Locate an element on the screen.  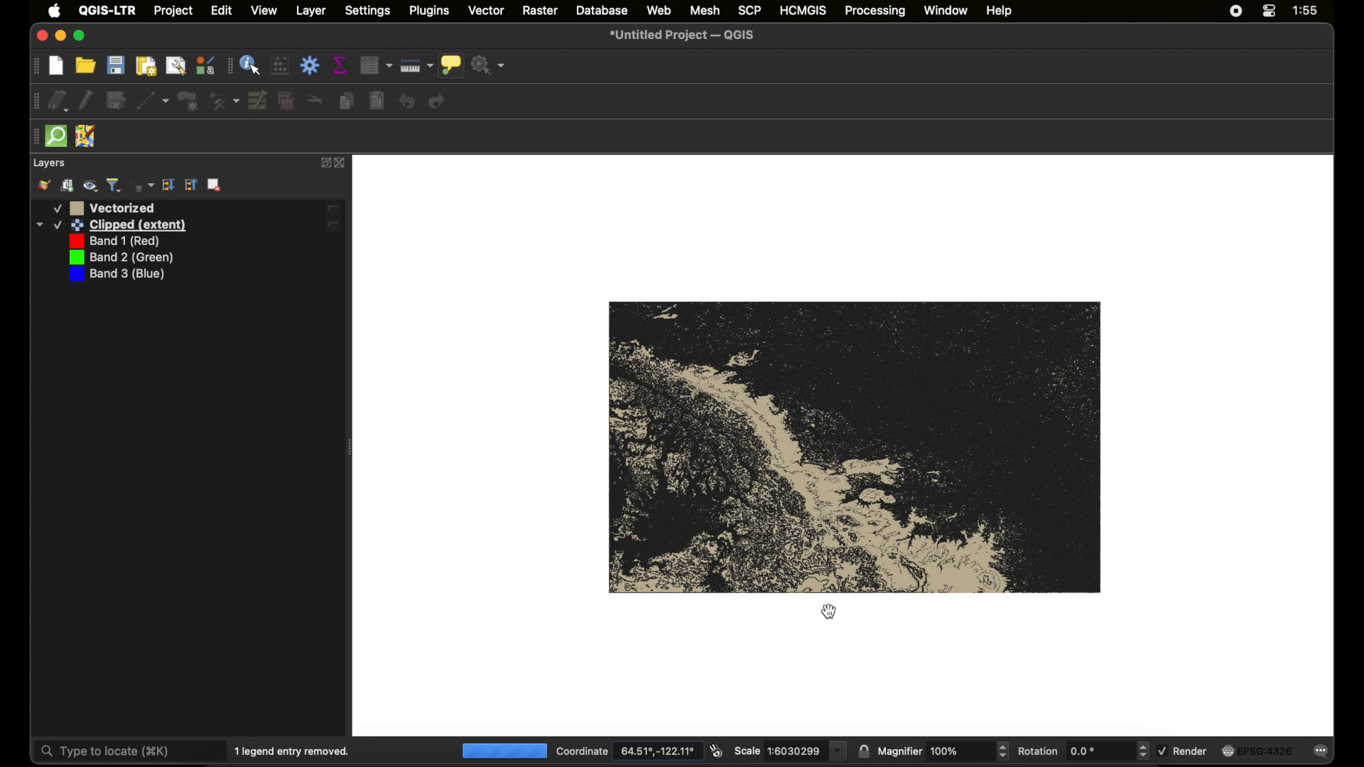
apple icon is located at coordinates (55, 11).